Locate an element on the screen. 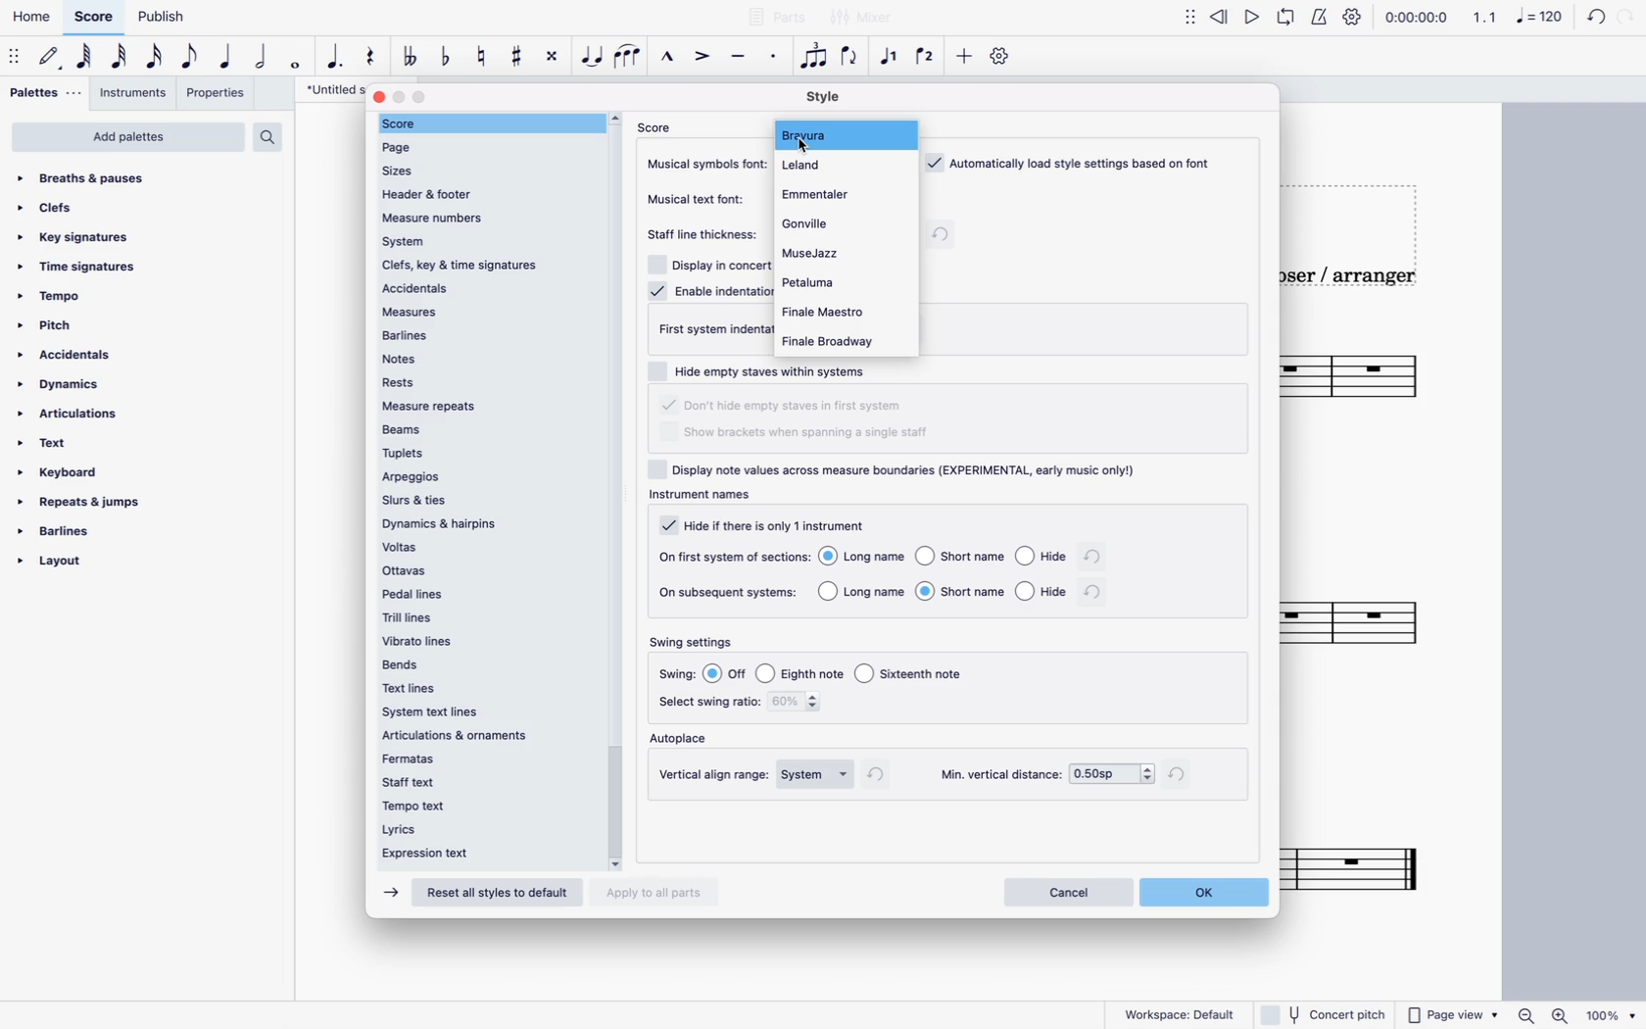 The width and height of the screenshot is (1646, 1029). select swing ratio is located at coordinates (707, 702).